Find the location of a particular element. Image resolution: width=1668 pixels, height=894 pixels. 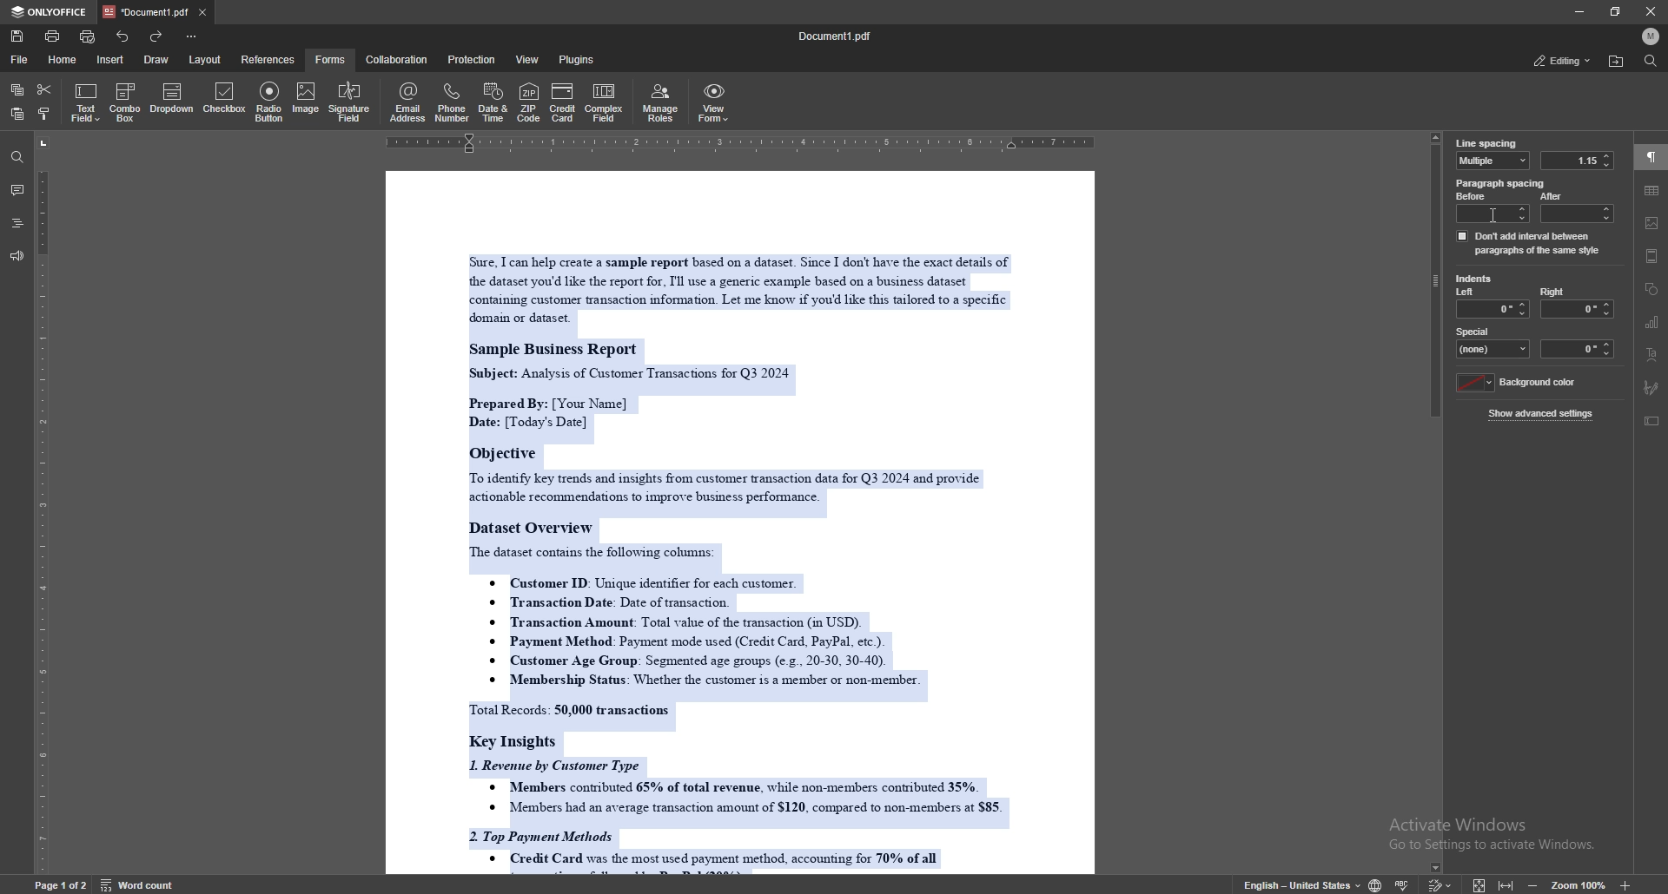

paragraph spacing is located at coordinates (1502, 183).